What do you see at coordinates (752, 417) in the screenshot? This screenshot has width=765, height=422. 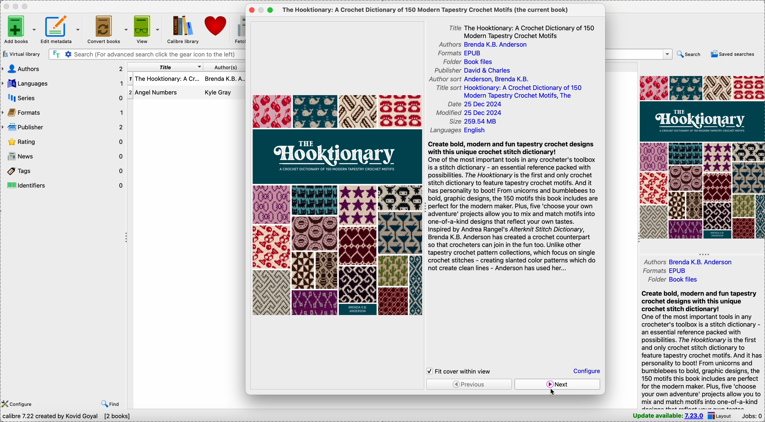 I see `Jobs: 0` at bounding box center [752, 417].